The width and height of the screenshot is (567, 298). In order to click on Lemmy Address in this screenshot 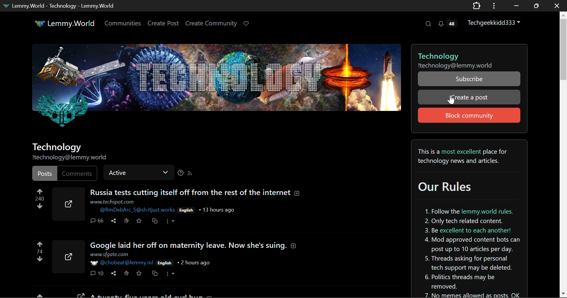, I will do `click(454, 65)`.